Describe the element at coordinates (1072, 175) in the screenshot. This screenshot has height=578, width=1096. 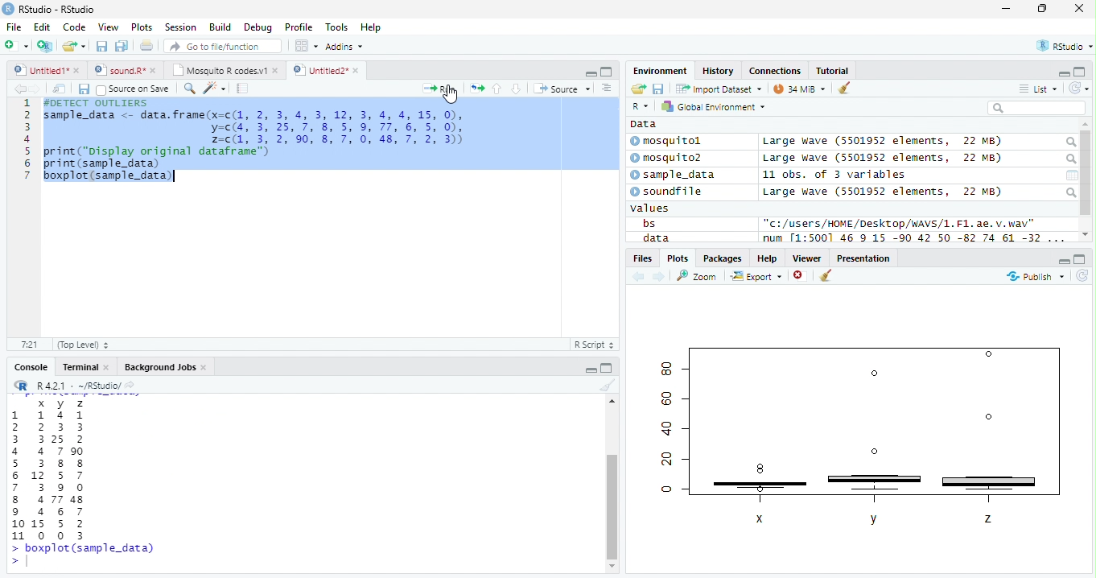
I see `Calendar` at that location.